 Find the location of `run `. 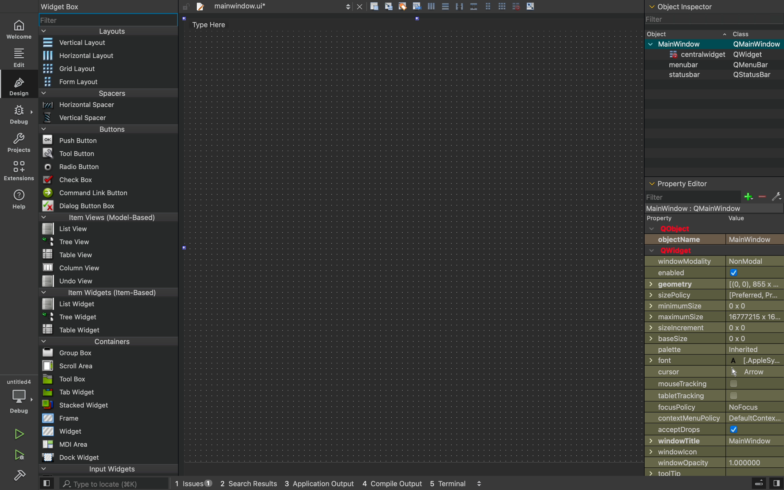

run  is located at coordinates (17, 433).